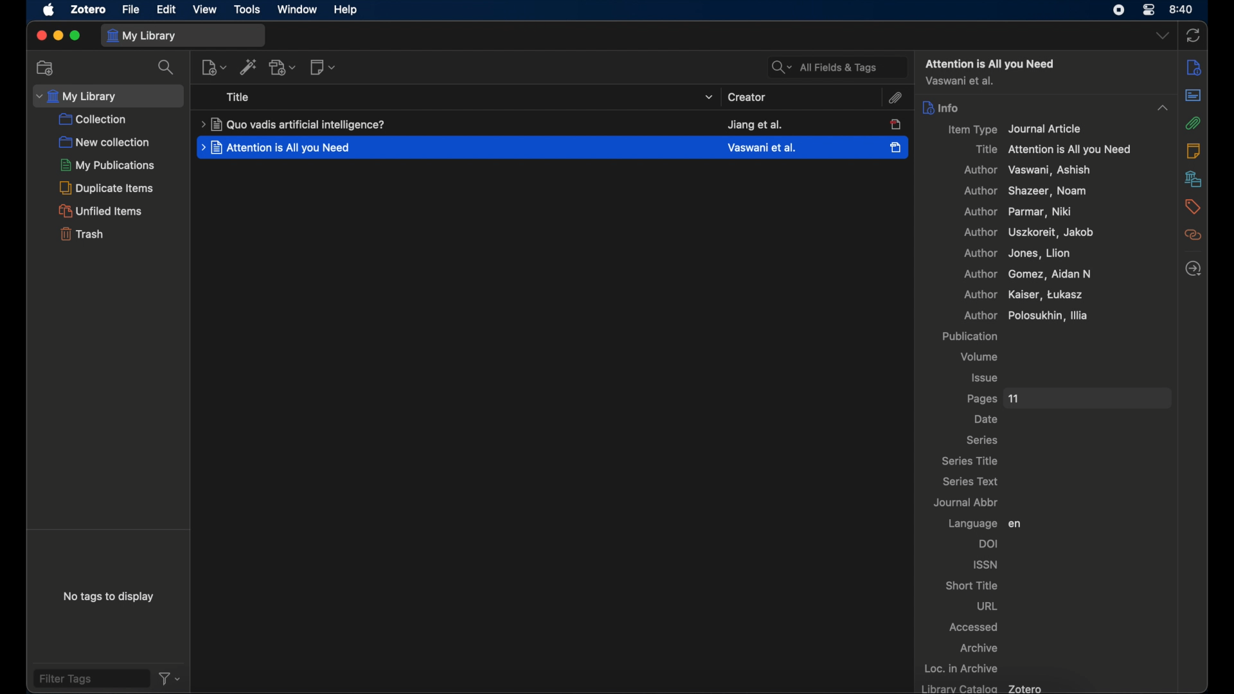 This screenshot has width=1234, height=694. What do you see at coordinates (1150, 10) in the screenshot?
I see `control center` at bounding box center [1150, 10].